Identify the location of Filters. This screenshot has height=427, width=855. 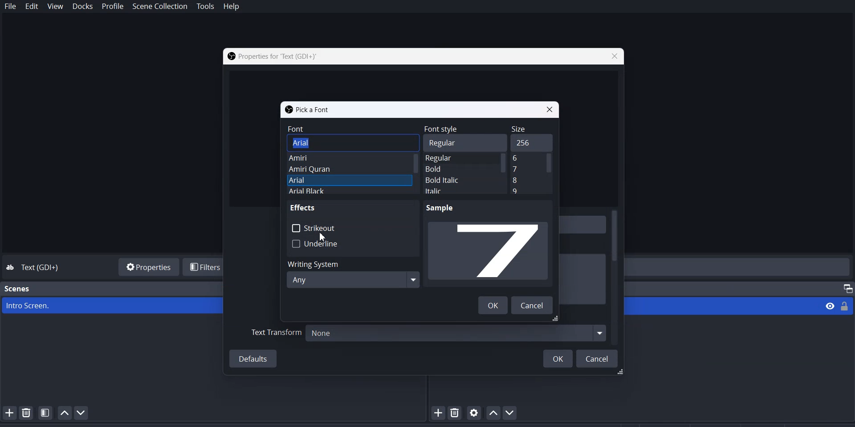
(204, 267).